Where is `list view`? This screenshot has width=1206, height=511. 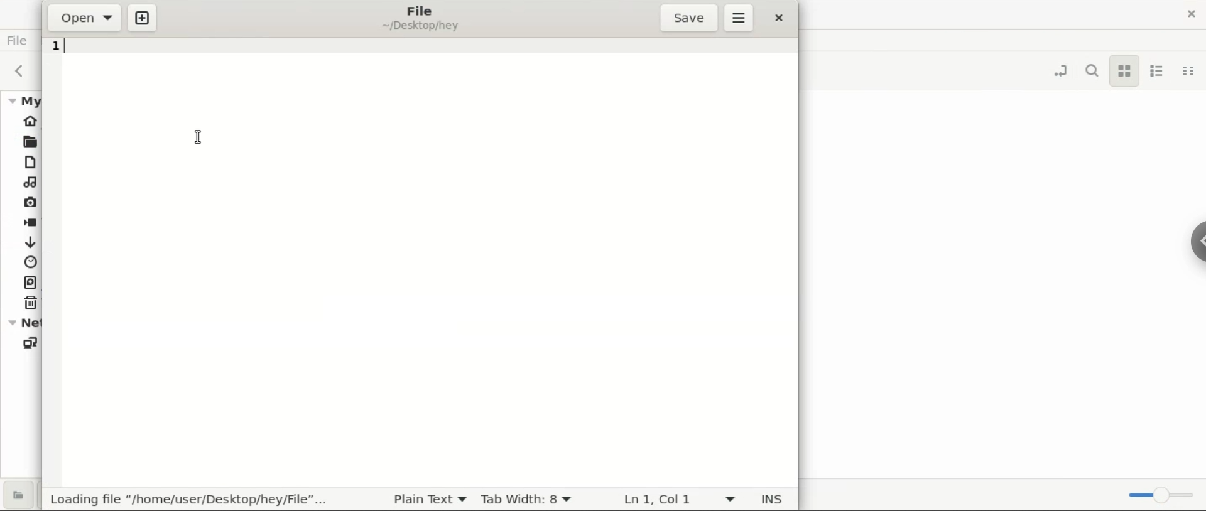
list view is located at coordinates (1160, 70).